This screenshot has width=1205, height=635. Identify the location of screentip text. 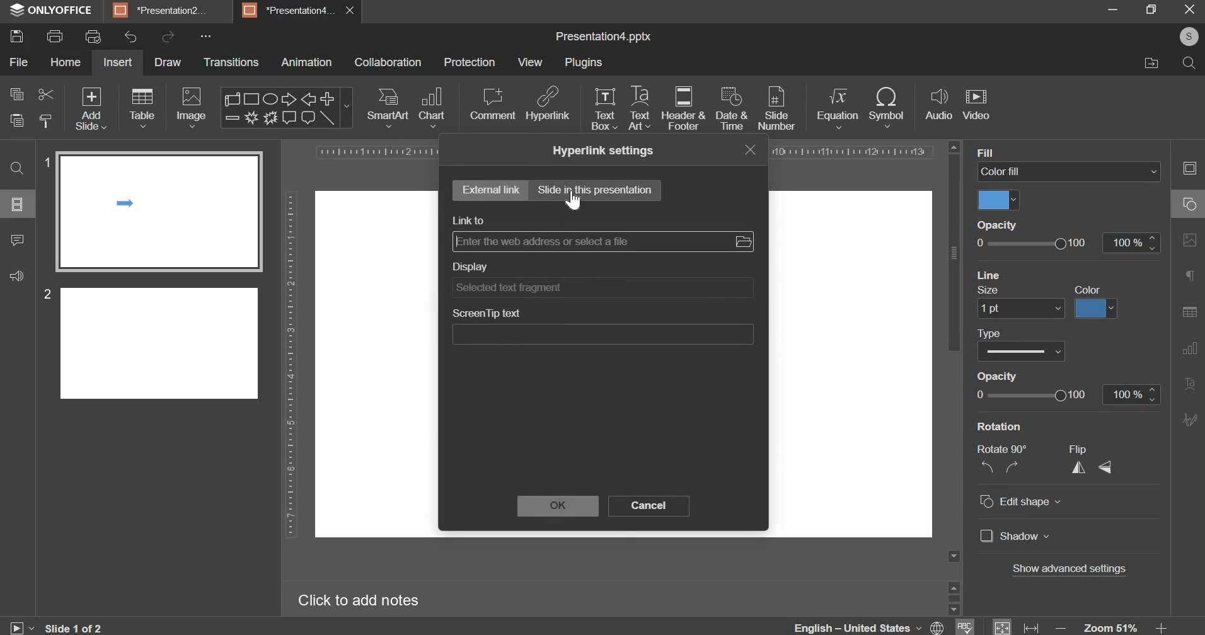
(604, 334).